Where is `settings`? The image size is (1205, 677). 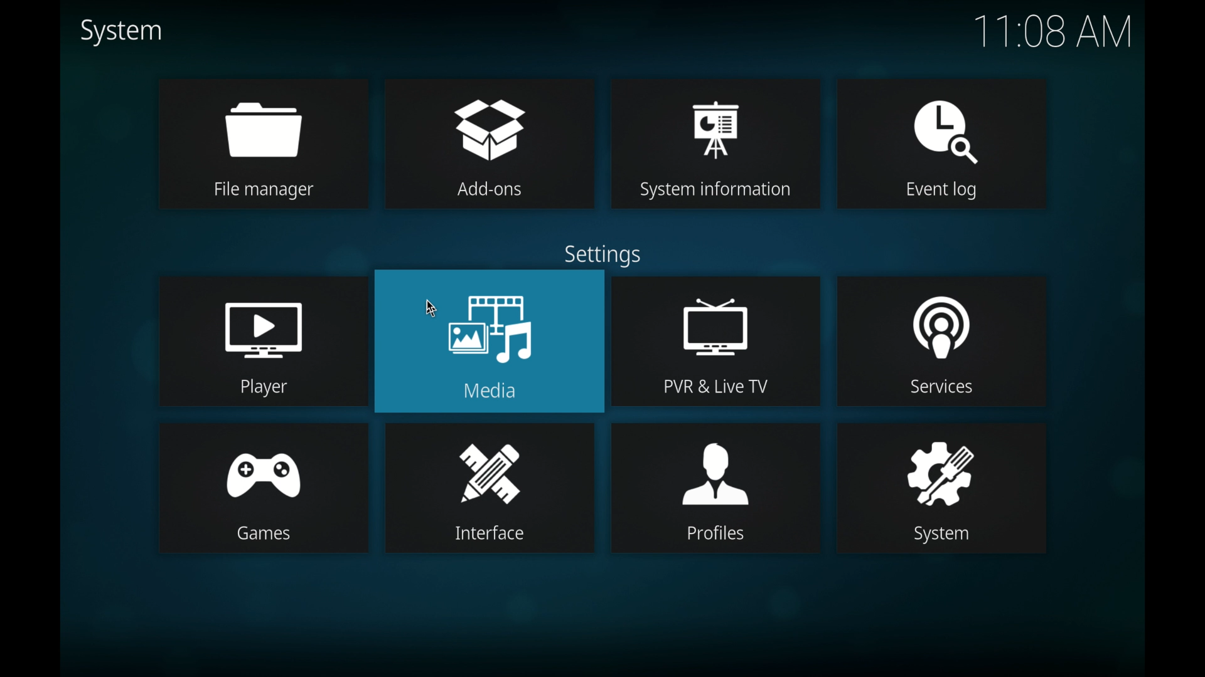 settings is located at coordinates (602, 255).